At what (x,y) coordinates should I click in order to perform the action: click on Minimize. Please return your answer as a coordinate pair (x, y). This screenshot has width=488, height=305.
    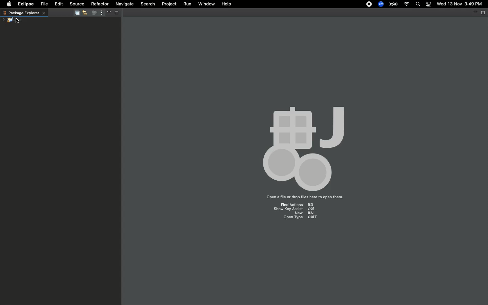
    Looking at the image, I should click on (474, 13).